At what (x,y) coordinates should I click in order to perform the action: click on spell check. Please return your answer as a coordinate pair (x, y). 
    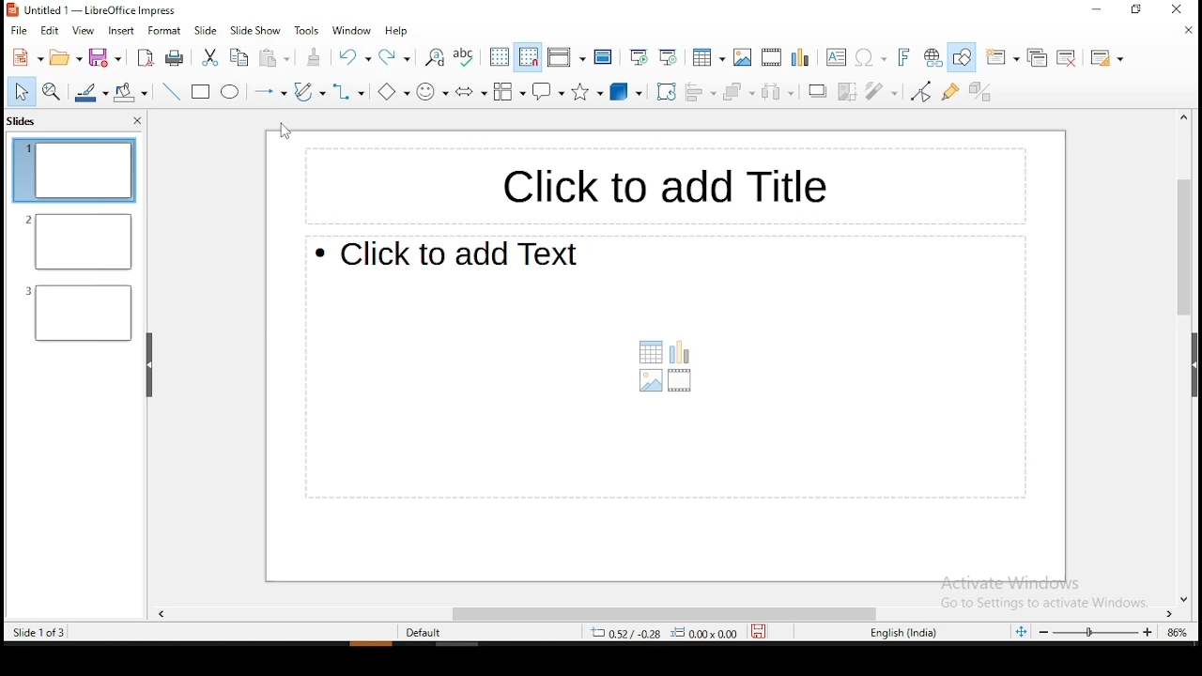
    Looking at the image, I should click on (468, 59).